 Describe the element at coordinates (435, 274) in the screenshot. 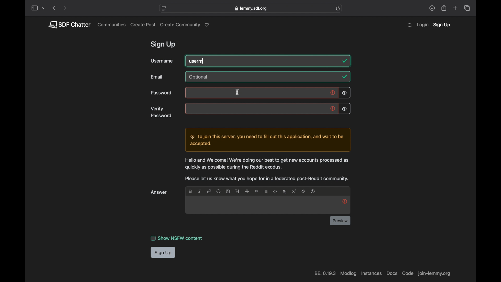

I see `web address` at that location.